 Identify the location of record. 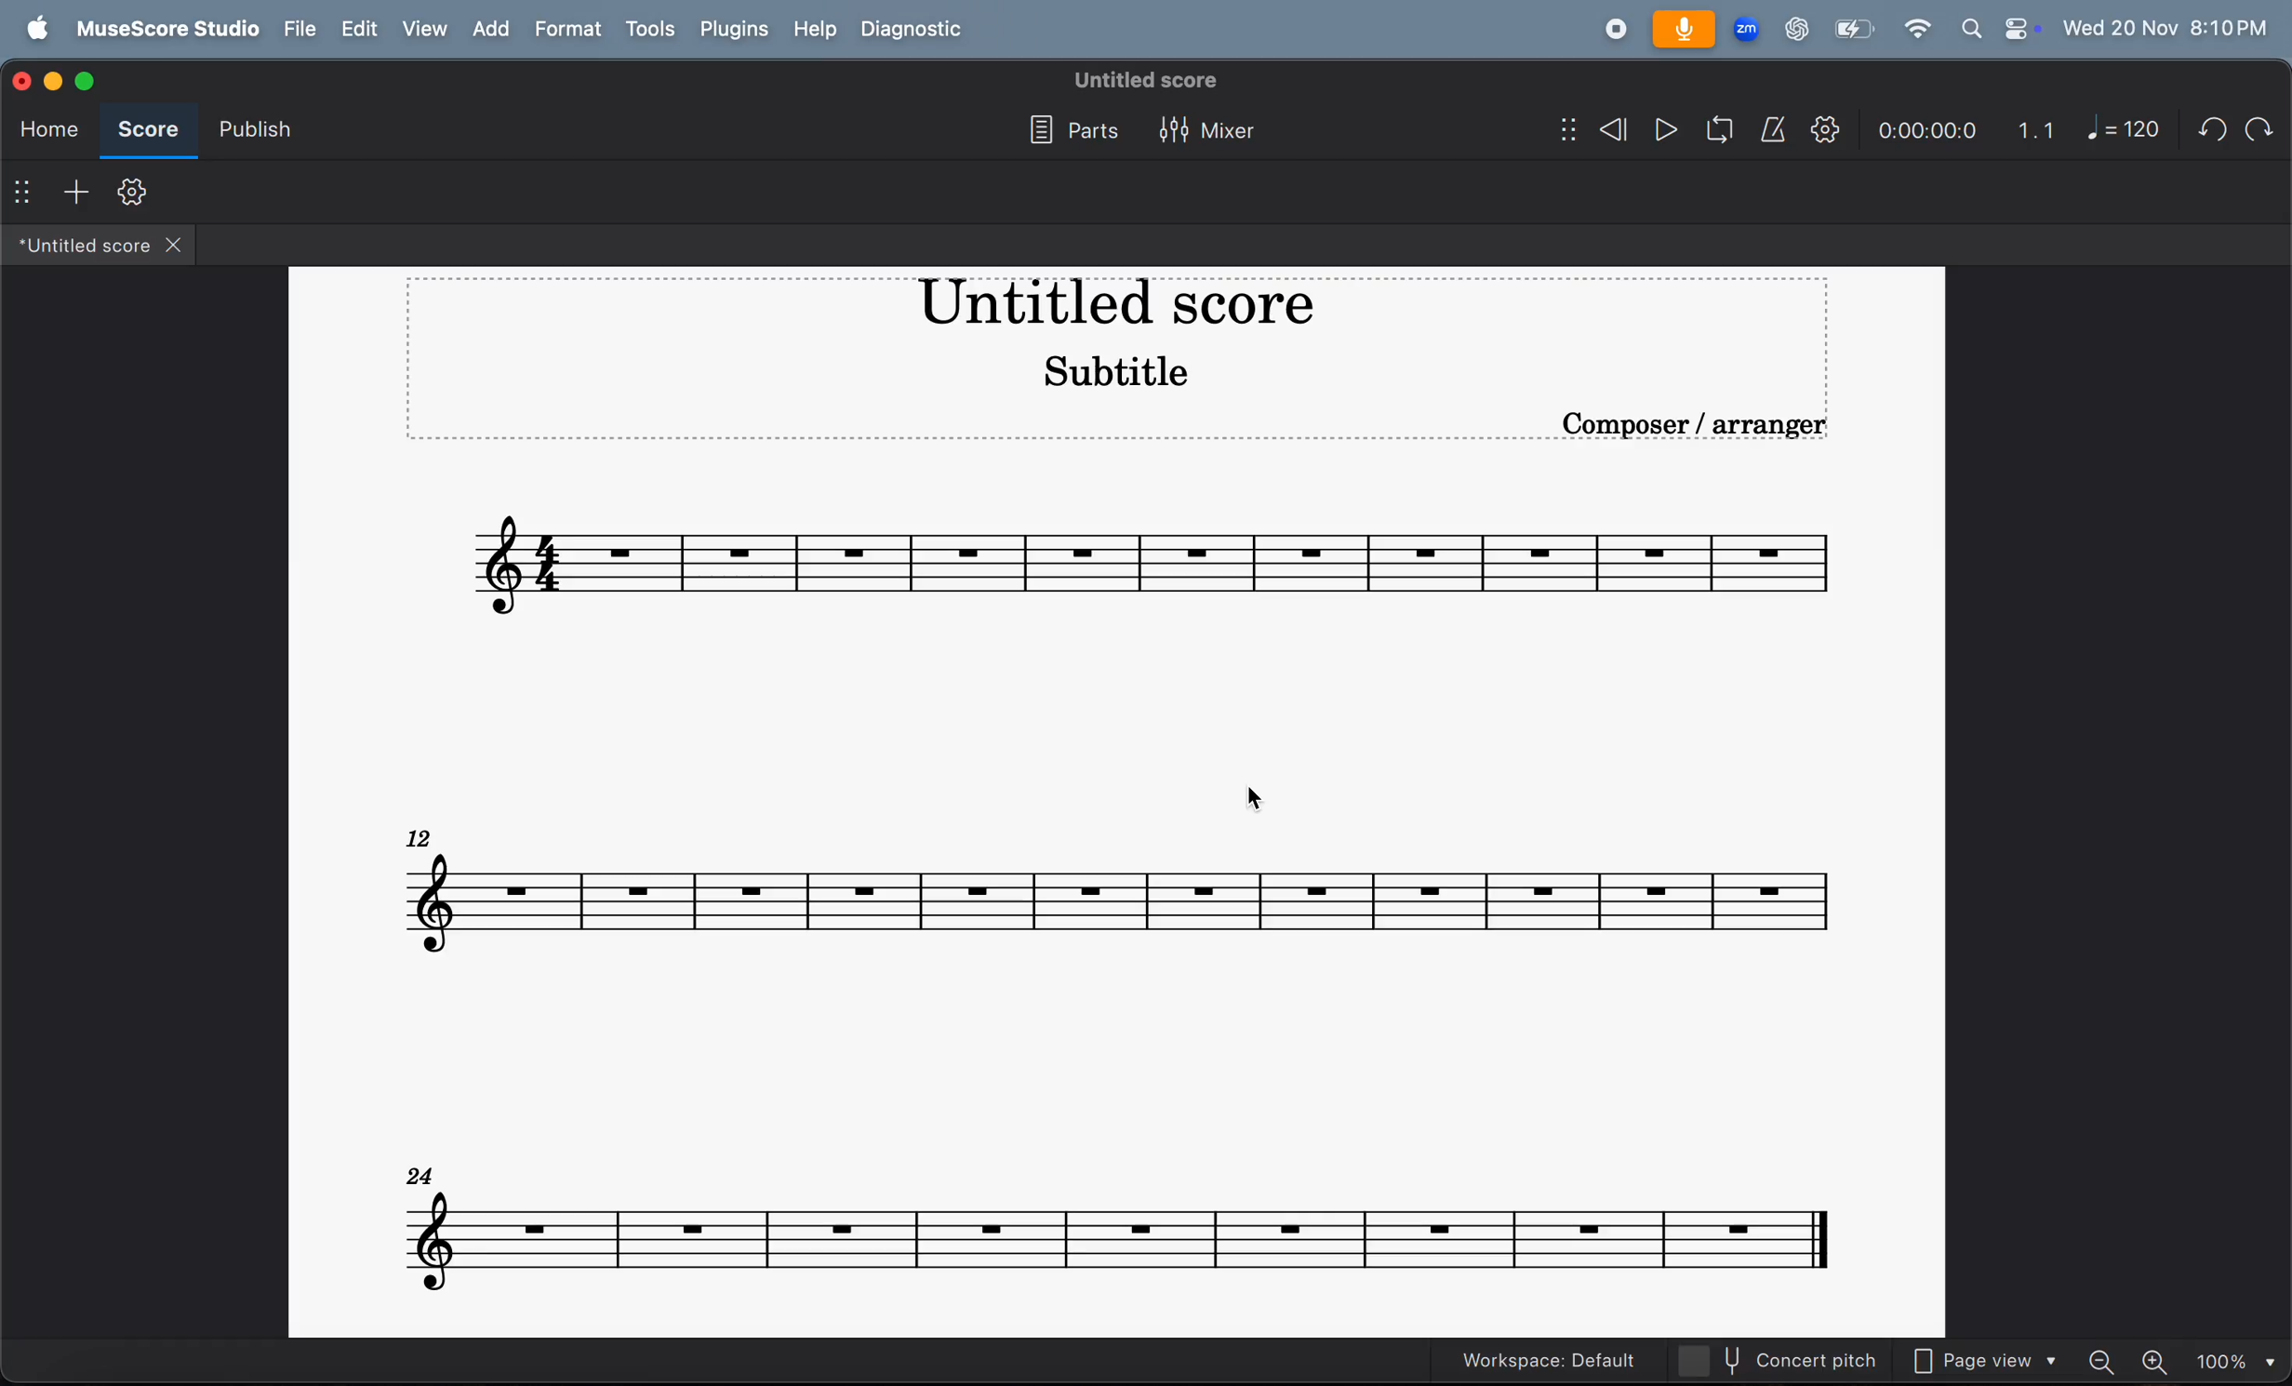
(1607, 32).